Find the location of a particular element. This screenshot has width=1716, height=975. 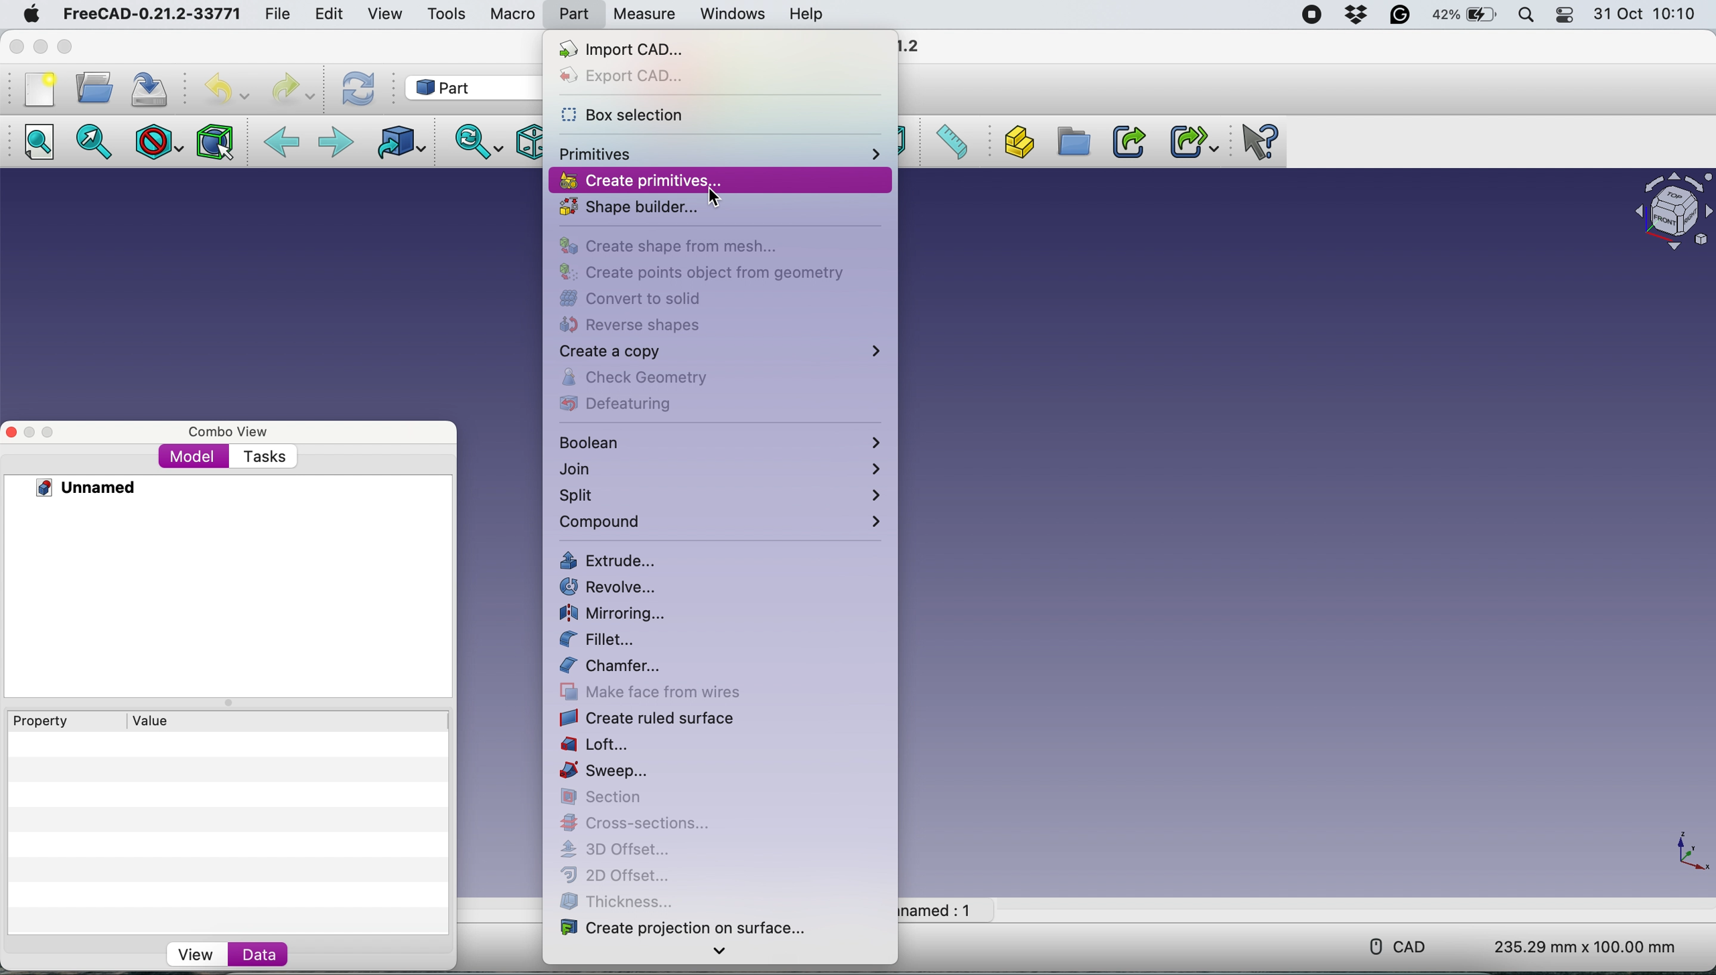

Object interface is located at coordinates (1671, 211).